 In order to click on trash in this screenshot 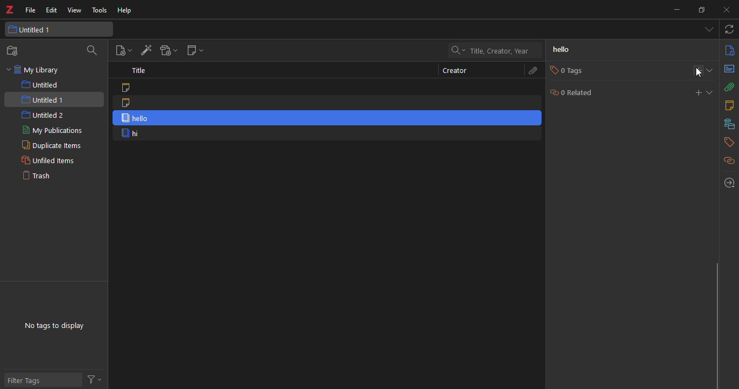, I will do `click(43, 178)`.